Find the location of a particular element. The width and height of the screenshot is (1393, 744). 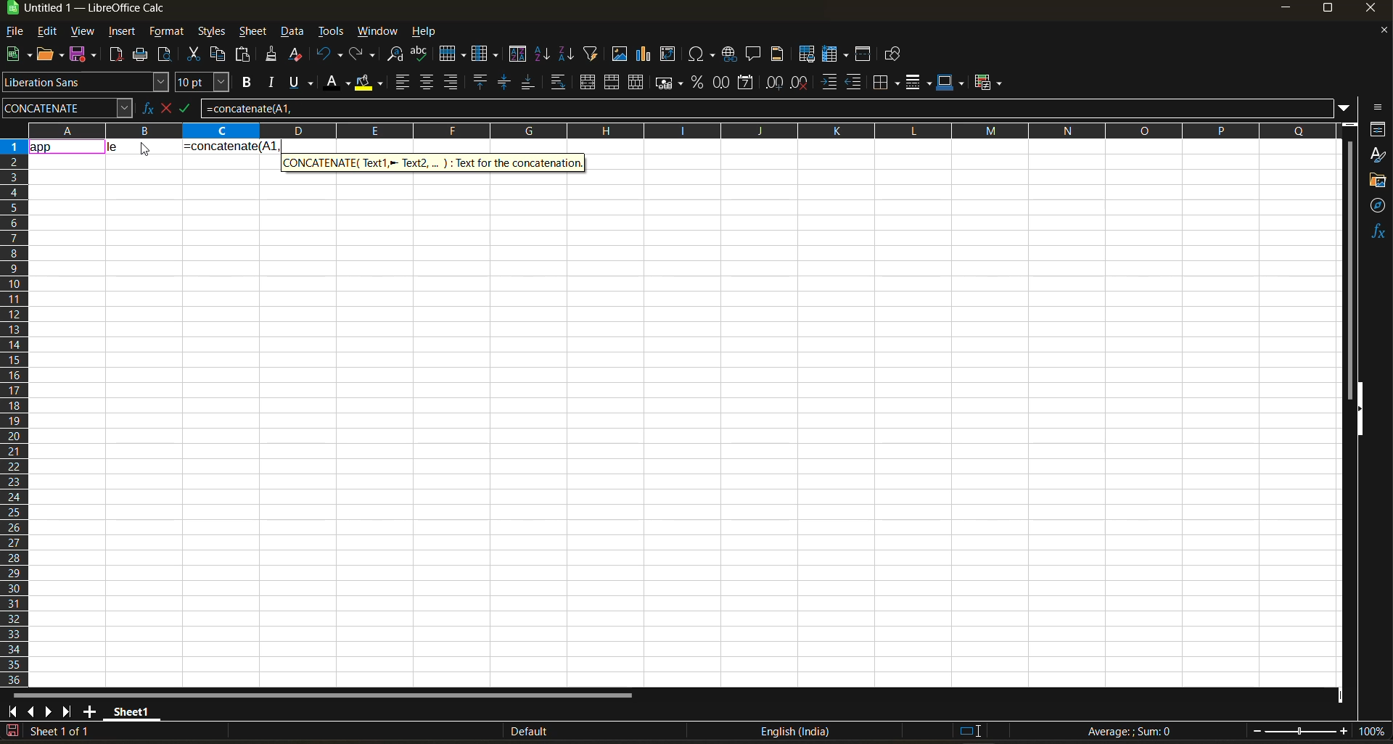

add decimal place is located at coordinates (774, 83).